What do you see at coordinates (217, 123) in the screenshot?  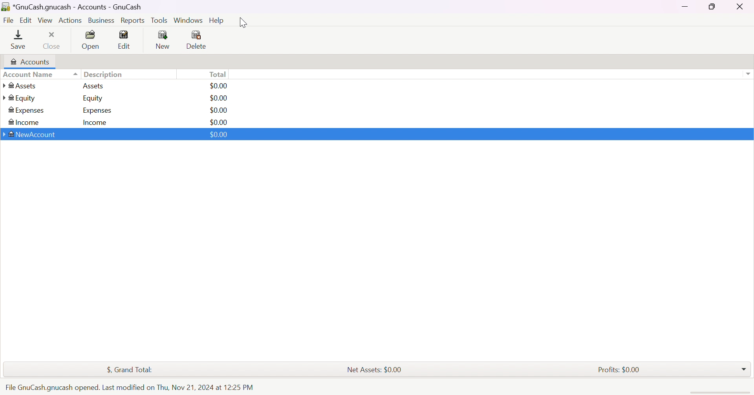 I see `$0.00` at bounding box center [217, 123].